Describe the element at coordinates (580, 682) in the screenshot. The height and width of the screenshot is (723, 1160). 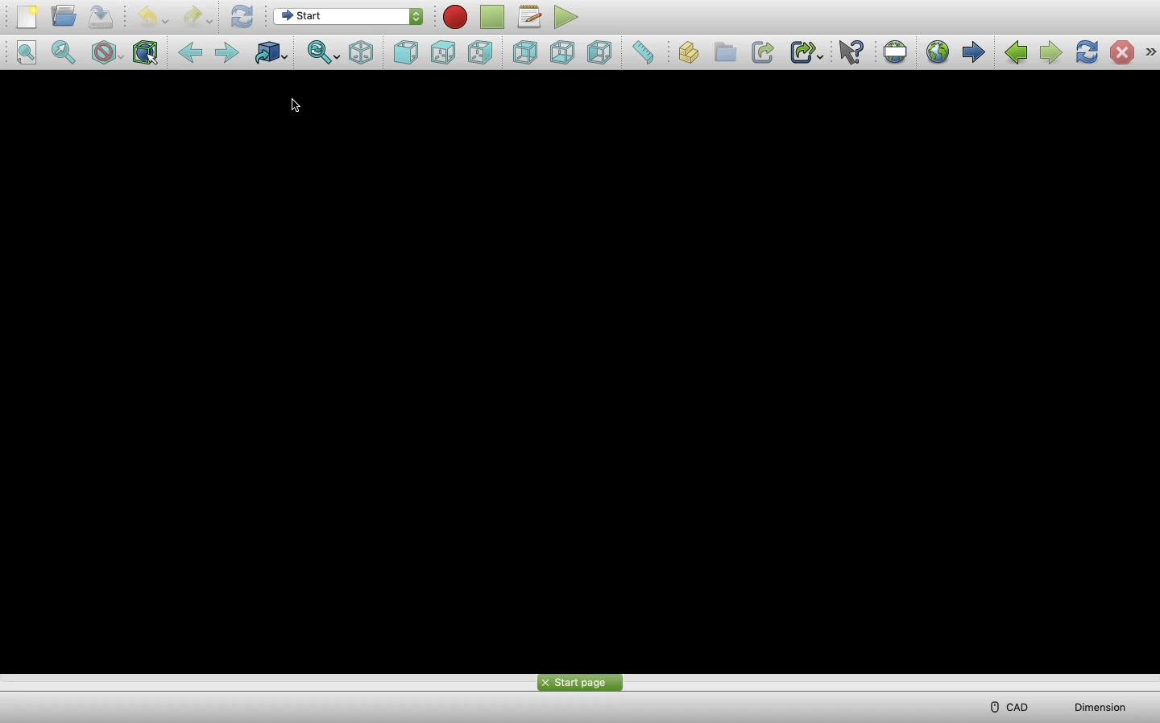
I see `Start Page` at that location.